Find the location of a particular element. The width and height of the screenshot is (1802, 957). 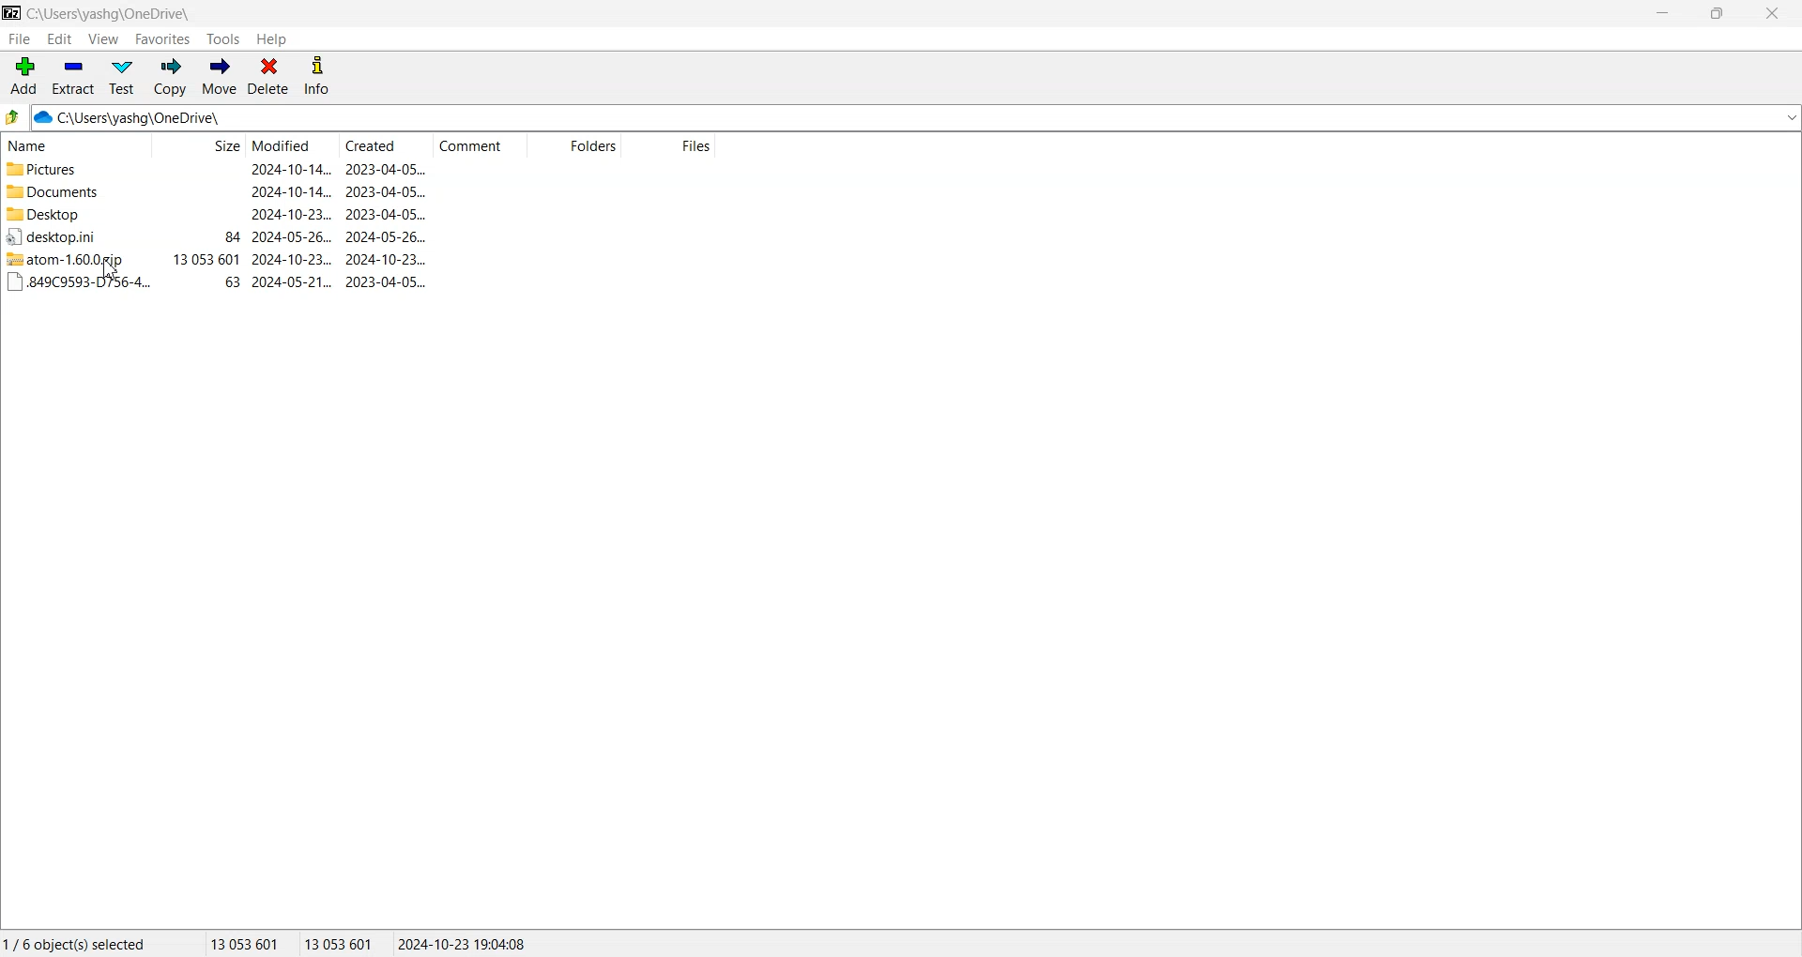

Maximize is located at coordinates (1716, 13).